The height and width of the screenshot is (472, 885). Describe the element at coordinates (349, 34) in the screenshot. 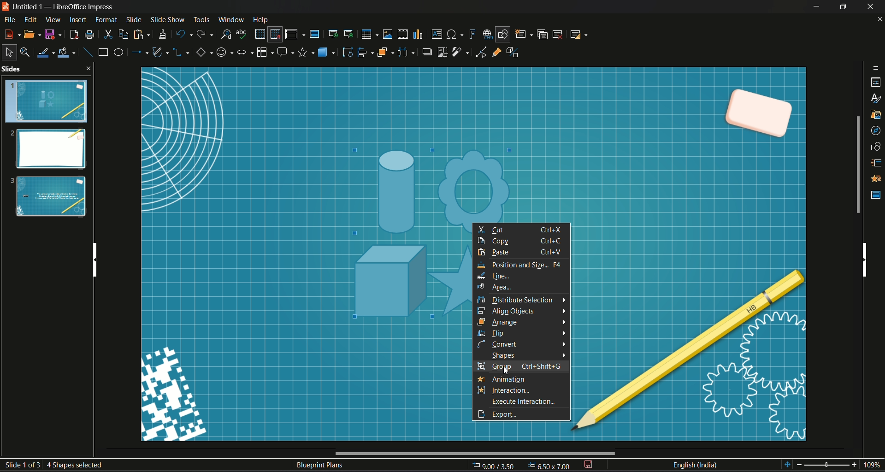

I see `start from current slide` at that location.